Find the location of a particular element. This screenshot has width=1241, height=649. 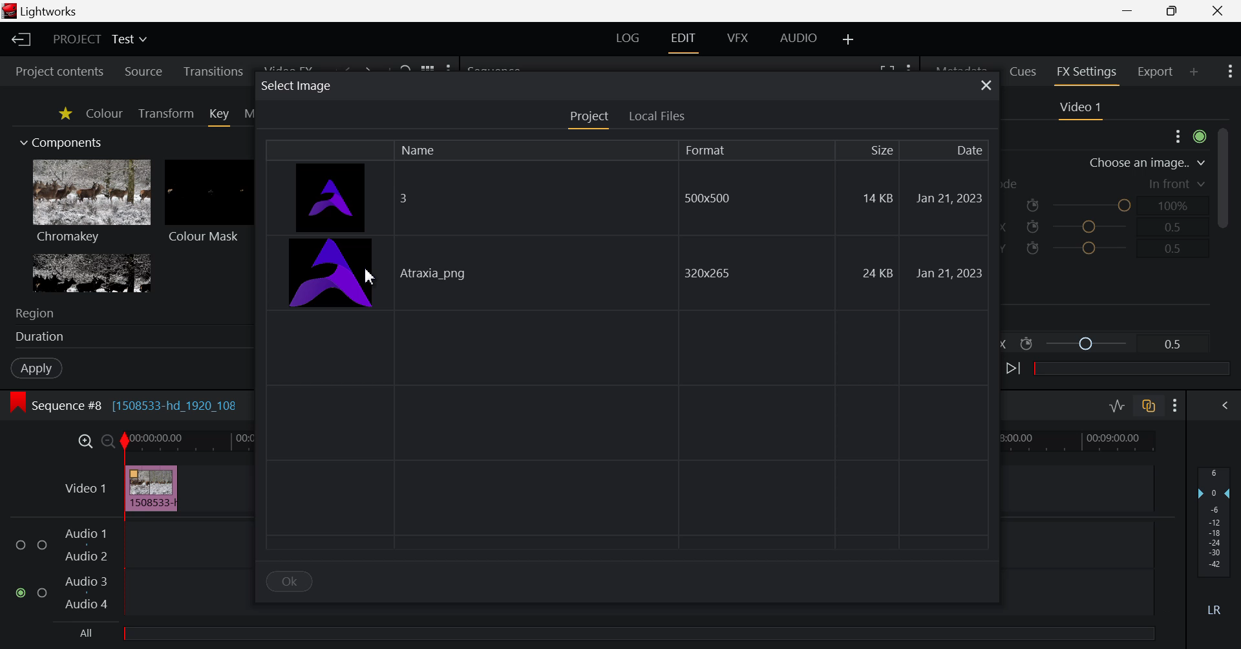

3 is located at coordinates (402, 198).